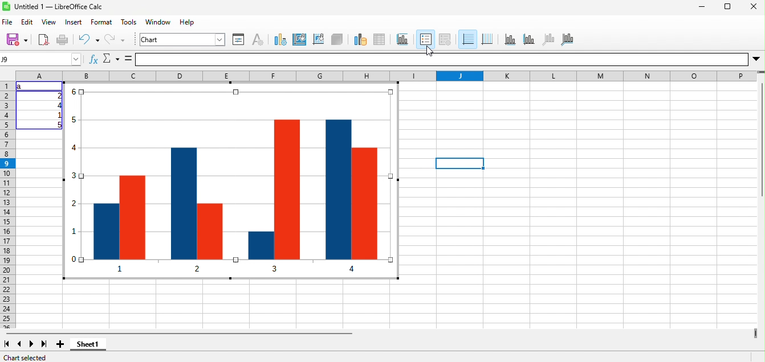 The image size is (765, 362). I want to click on maximize, so click(727, 6).